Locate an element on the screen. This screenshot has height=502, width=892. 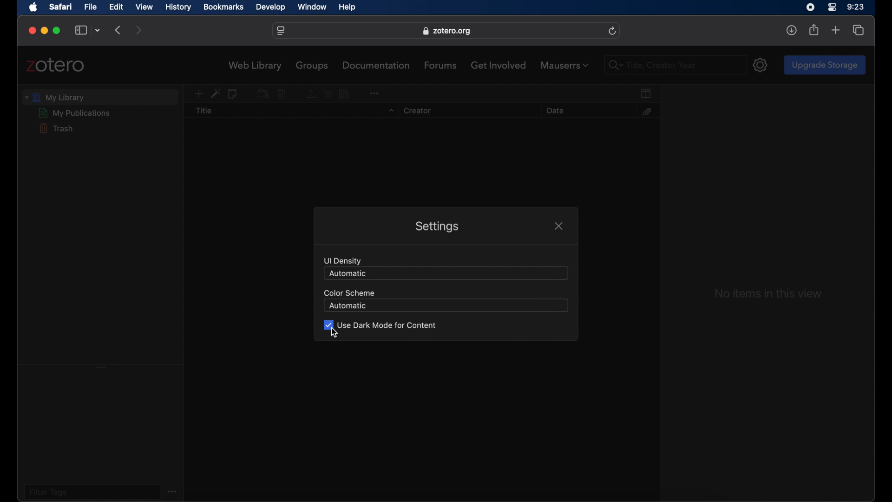
maximize is located at coordinates (58, 31).